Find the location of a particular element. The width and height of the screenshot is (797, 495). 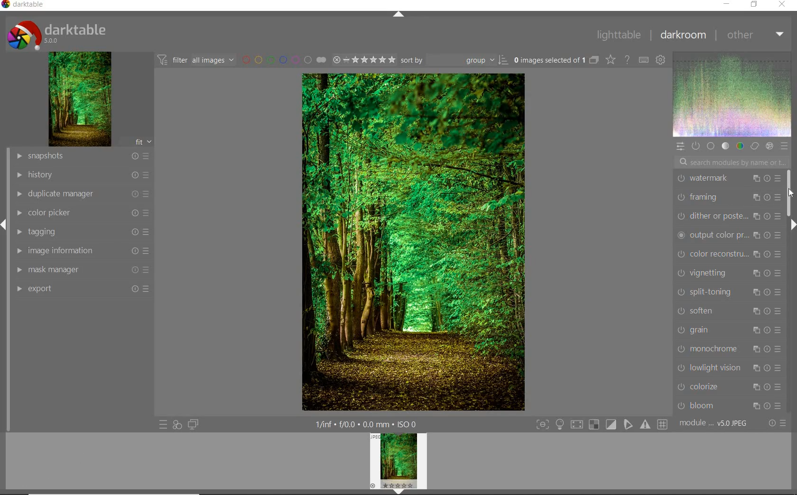

COLOR RECONSTRUCTION is located at coordinates (729, 254).